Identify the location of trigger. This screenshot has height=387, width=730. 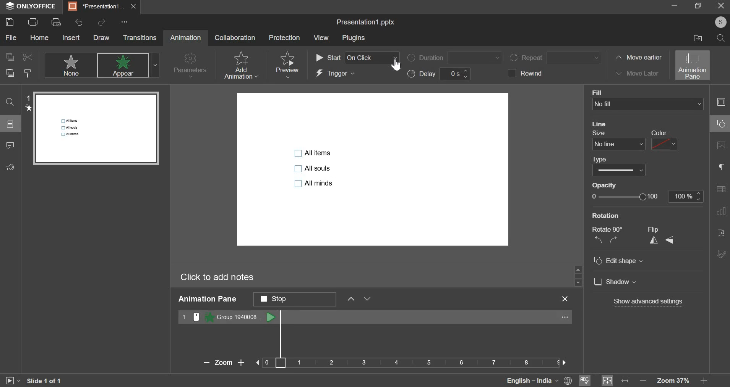
(336, 74).